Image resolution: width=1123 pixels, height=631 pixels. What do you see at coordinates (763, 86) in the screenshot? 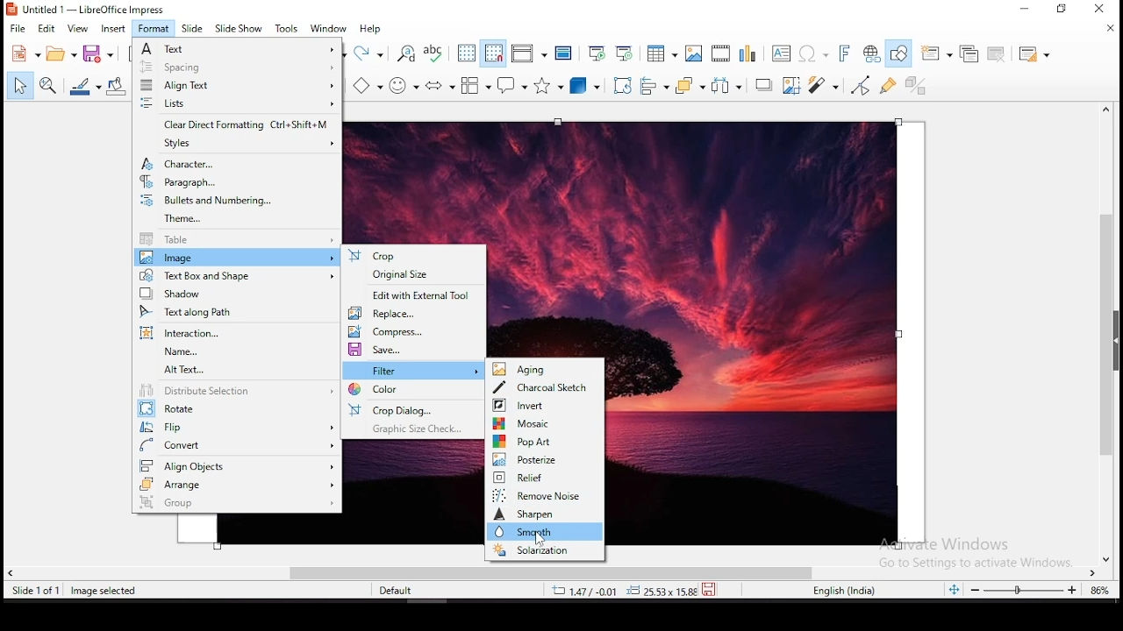
I see `Shadow` at bounding box center [763, 86].